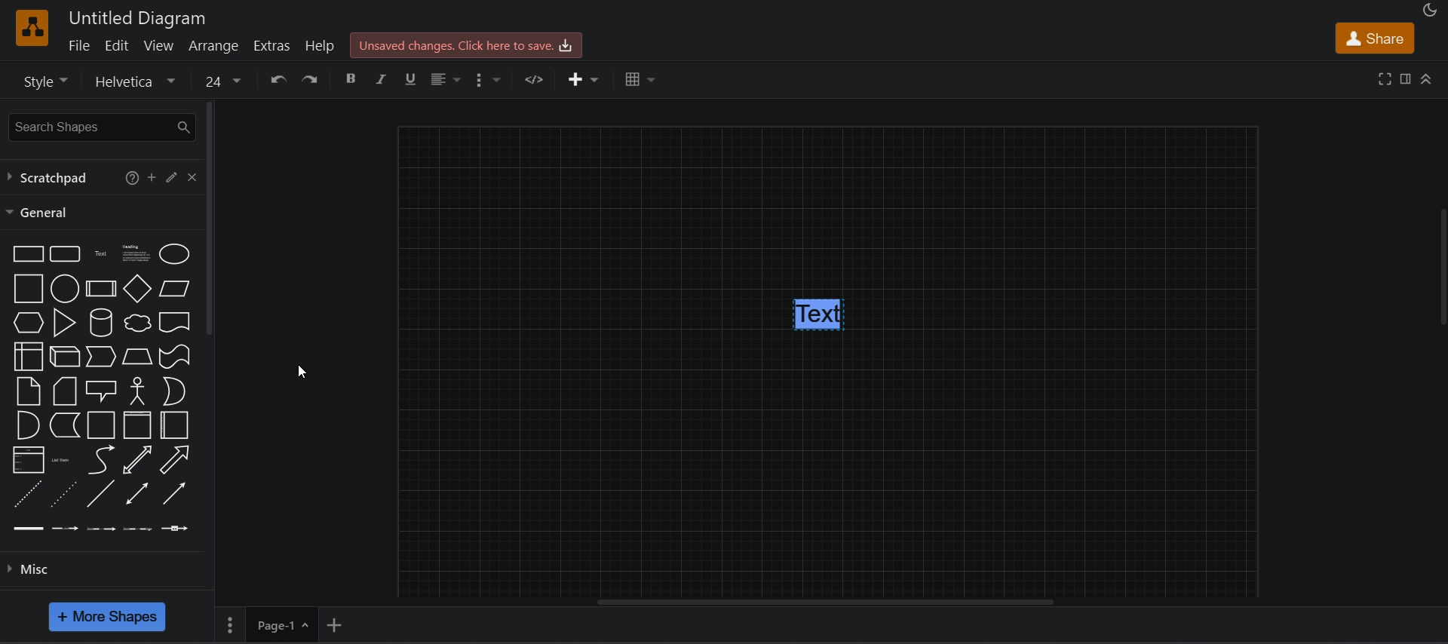  Describe the element at coordinates (304, 625) in the screenshot. I see `Page options` at that location.